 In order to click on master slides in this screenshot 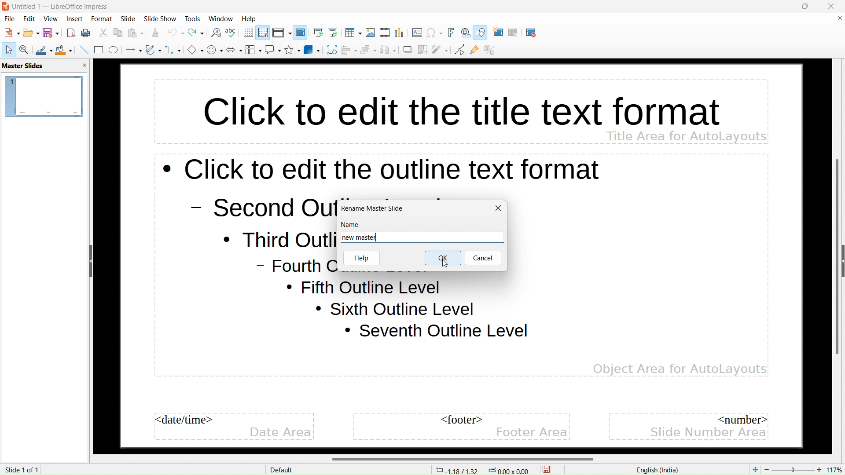, I will do `click(23, 66)`.